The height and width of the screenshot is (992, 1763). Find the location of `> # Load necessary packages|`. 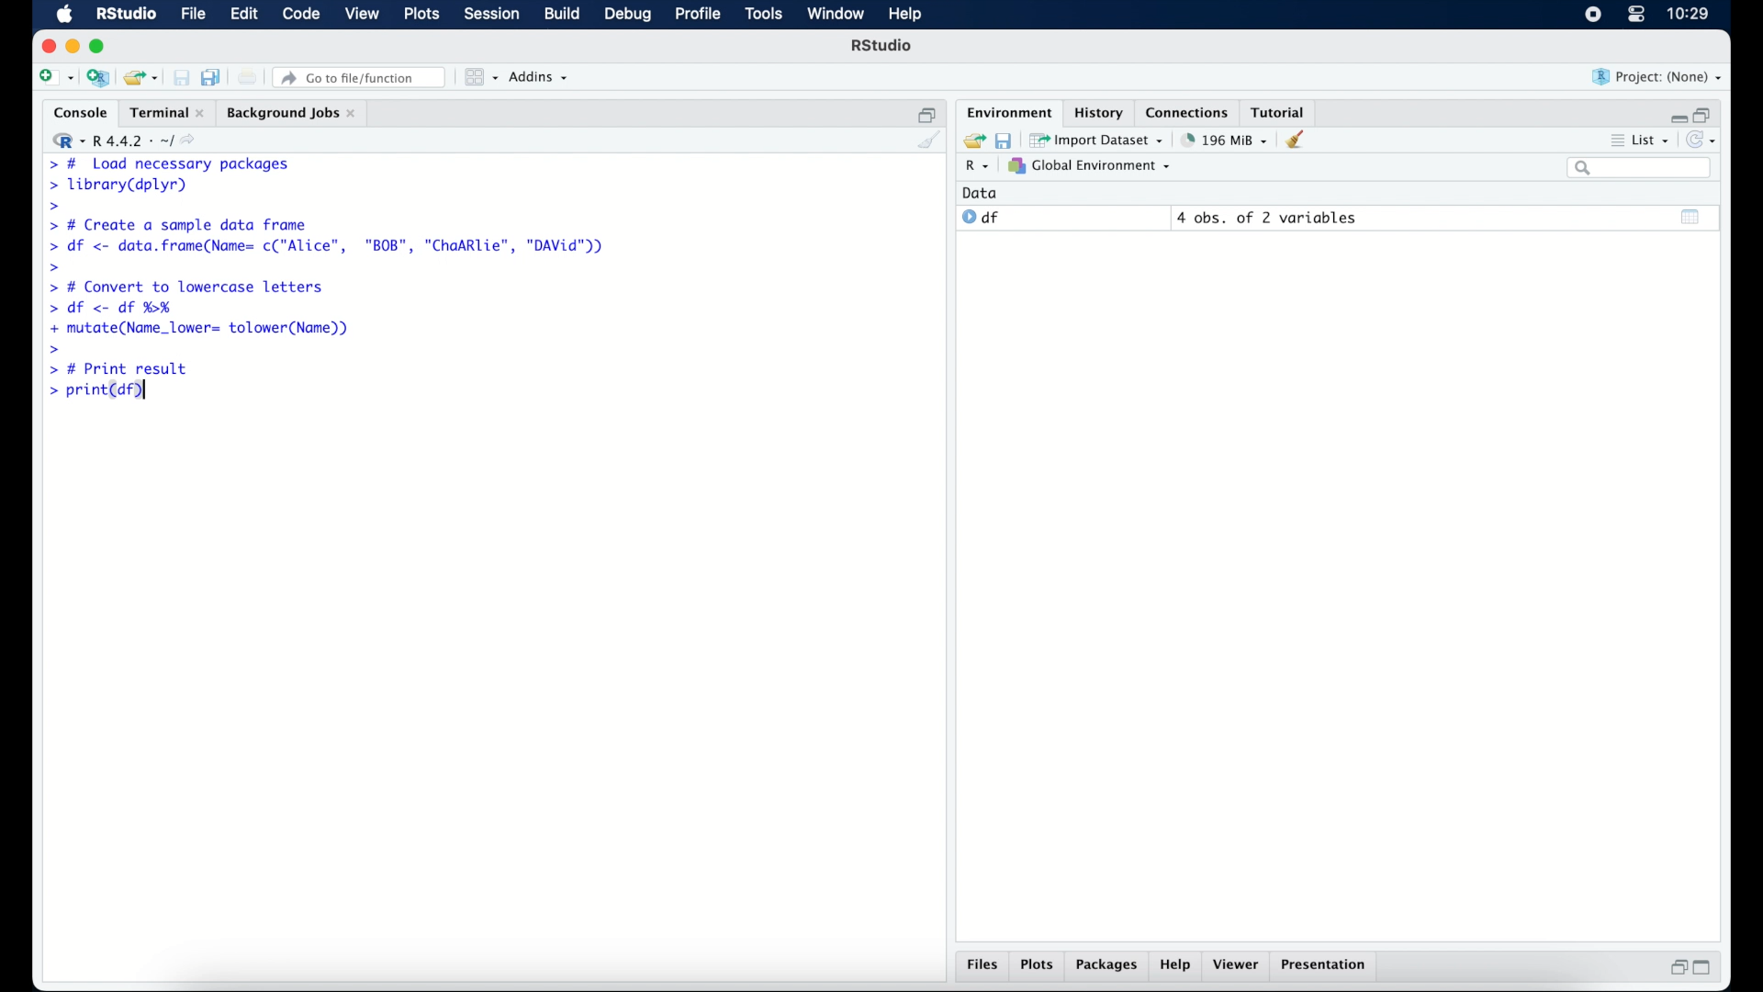

> # Load necessary packages| is located at coordinates (167, 163).